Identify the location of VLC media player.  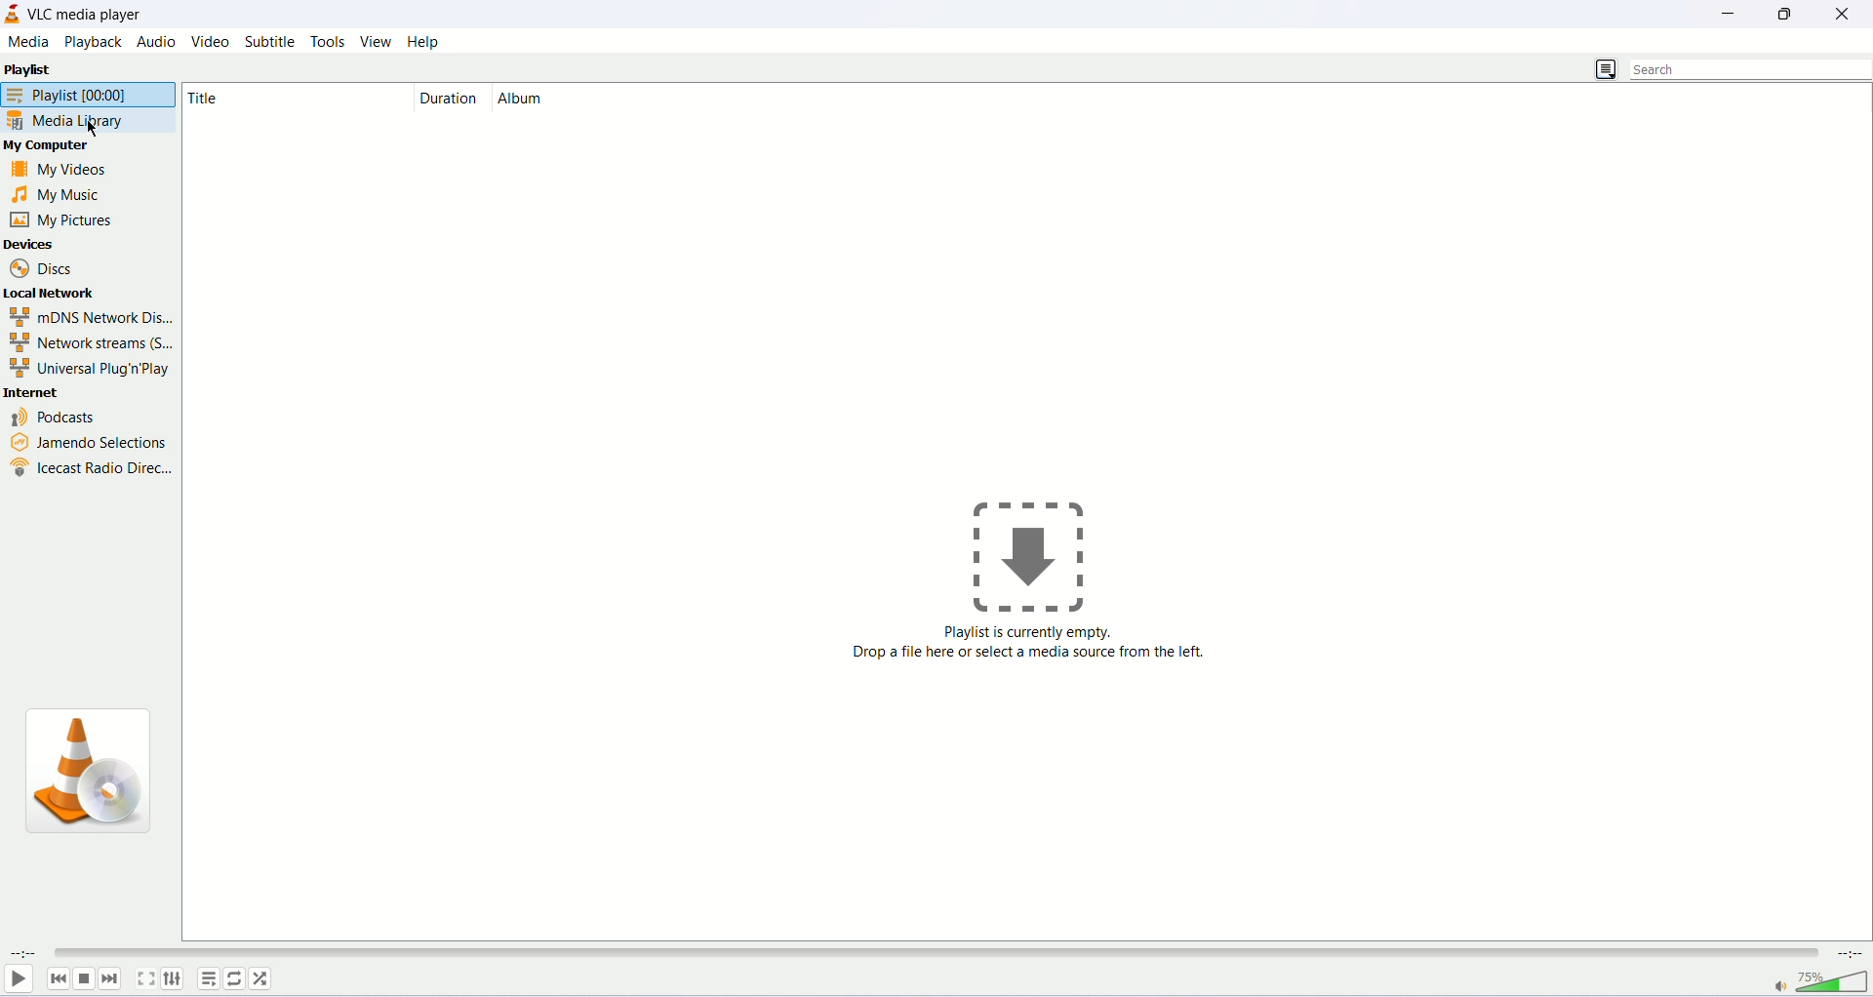
(89, 14).